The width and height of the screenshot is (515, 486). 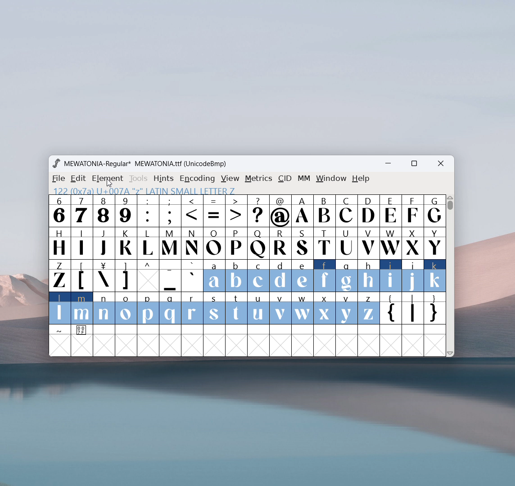 I want to click on 97 (x61) U+0061 "a" LATIN S ETTER, so click(x=142, y=190).